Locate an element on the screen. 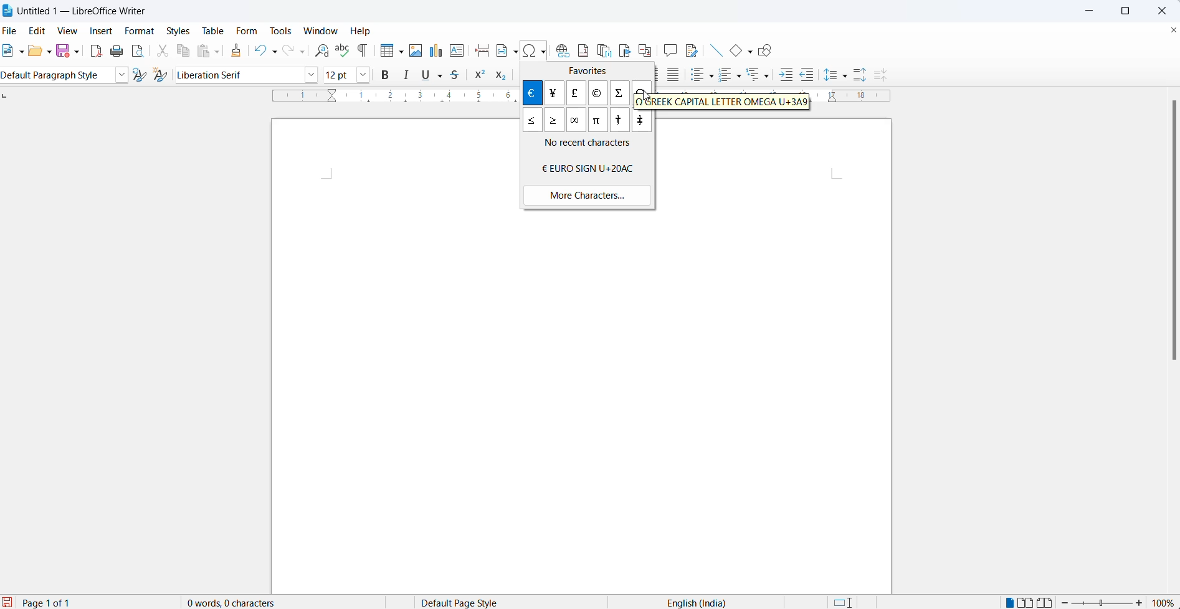 This screenshot has width=1180, height=609. cut is located at coordinates (159, 53).